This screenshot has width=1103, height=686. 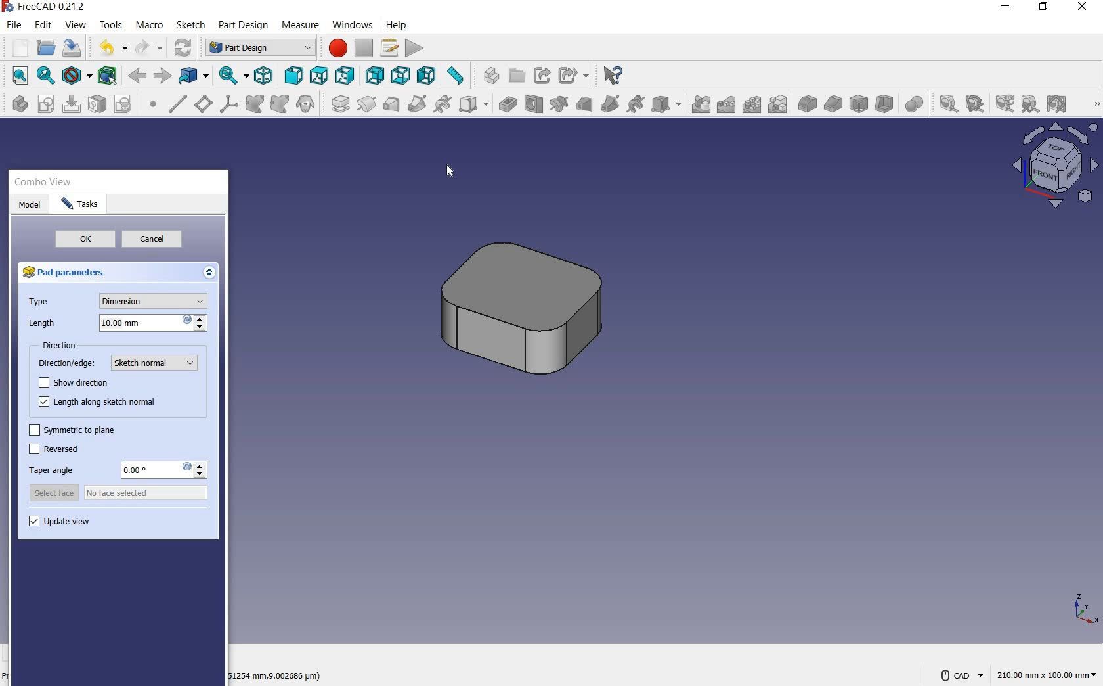 What do you see at coordinates (833, 103) in the screenshot?
I see `chamfer` at bounding box center [833, 103].